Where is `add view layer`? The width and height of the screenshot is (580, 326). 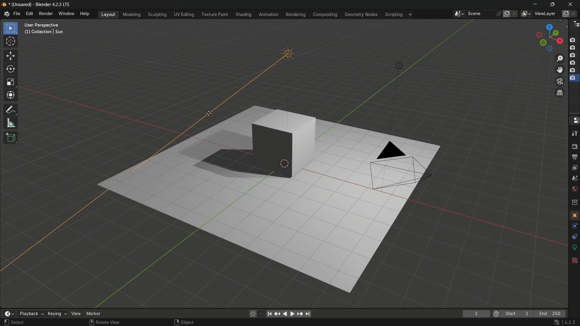 add view layer is located at coordinates (565, 13).